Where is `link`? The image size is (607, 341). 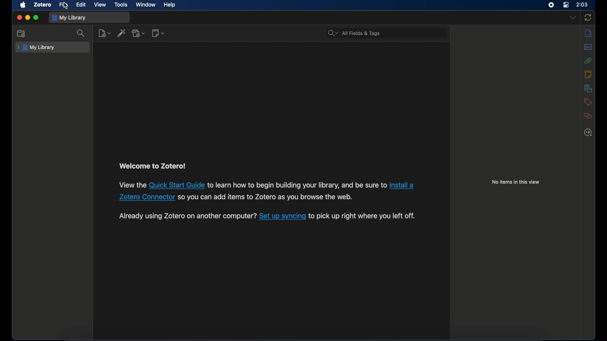 link is located at coordinates (282, 217).